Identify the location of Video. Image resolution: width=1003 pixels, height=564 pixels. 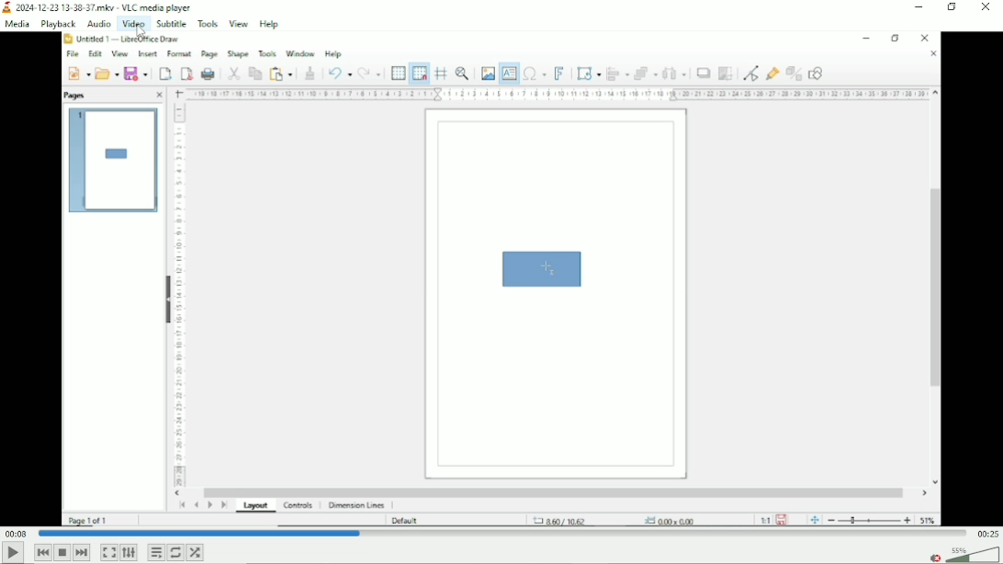
(501, 280).